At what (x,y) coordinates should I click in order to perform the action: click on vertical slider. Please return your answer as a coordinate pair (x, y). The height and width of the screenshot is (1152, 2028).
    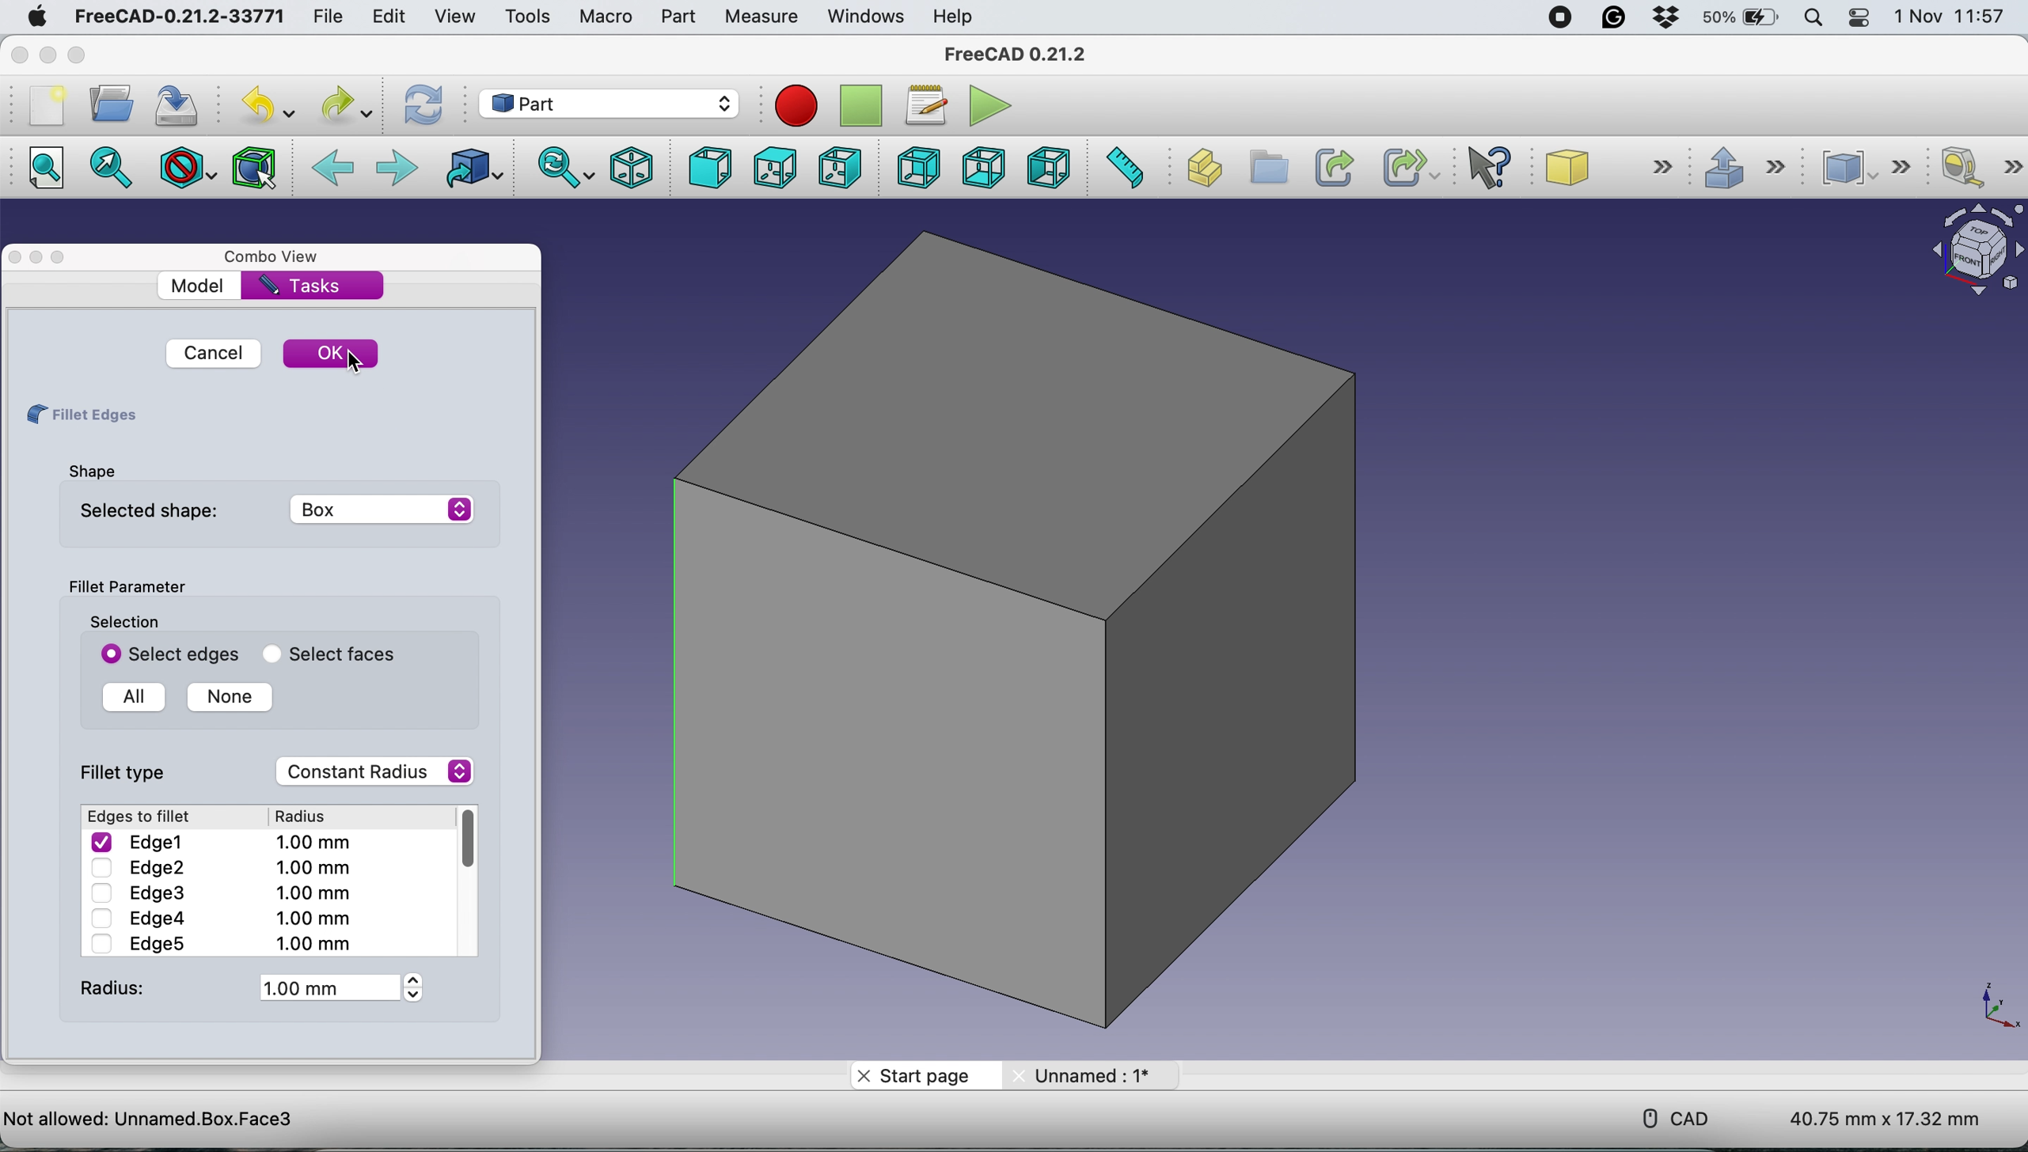
    Looking at the image, I should click on (468, 839).